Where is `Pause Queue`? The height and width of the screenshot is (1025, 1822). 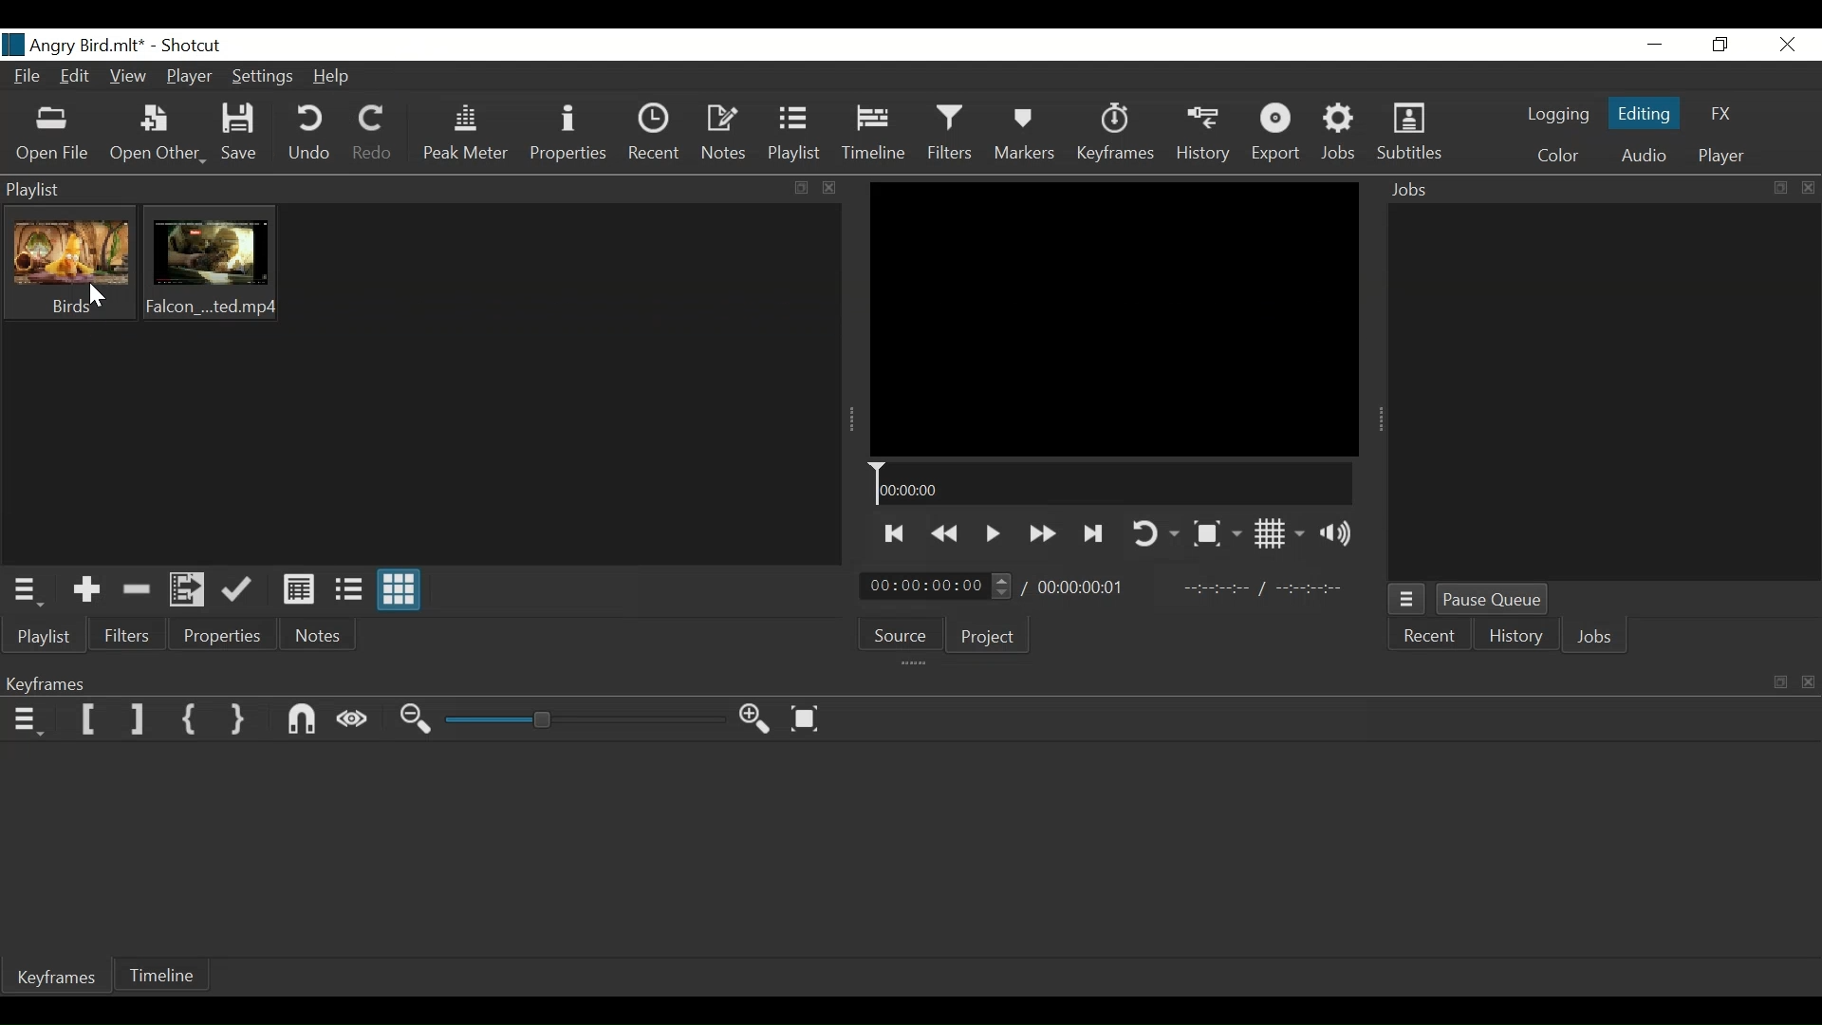 Pause Queue is located at coordinates (1495, 599).